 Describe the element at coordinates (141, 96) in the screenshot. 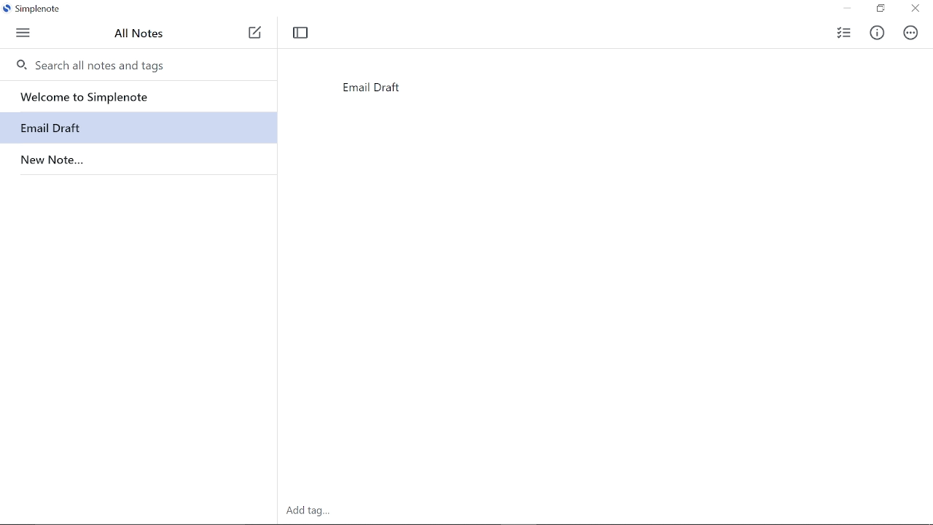

I see `Note titled "Welcome to simplenote"` at that location.